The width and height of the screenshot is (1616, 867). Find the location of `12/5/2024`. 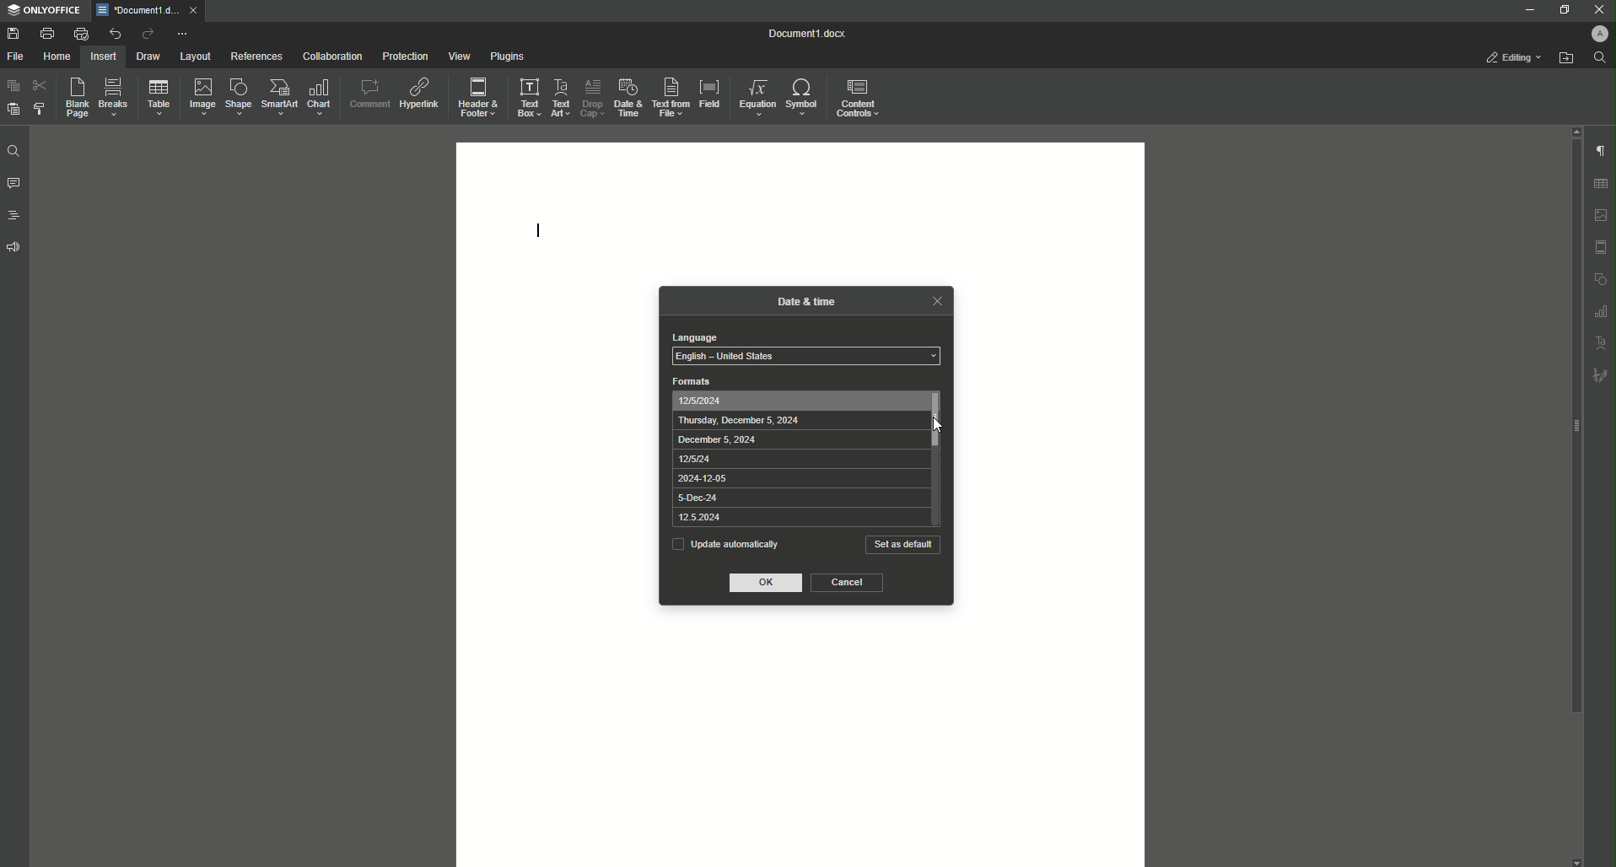

12/5/2024 is located at coordinates (701, 401).